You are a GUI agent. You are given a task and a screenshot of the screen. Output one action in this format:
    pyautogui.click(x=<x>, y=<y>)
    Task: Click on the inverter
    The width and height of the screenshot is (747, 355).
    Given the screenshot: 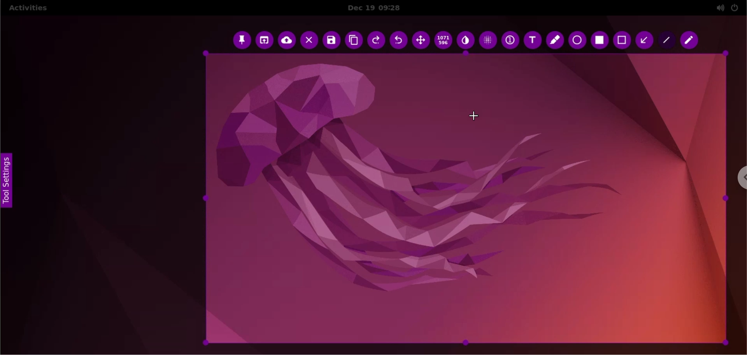 What is the action you would take?
    pyautogui.click(x=465, y=40)
    